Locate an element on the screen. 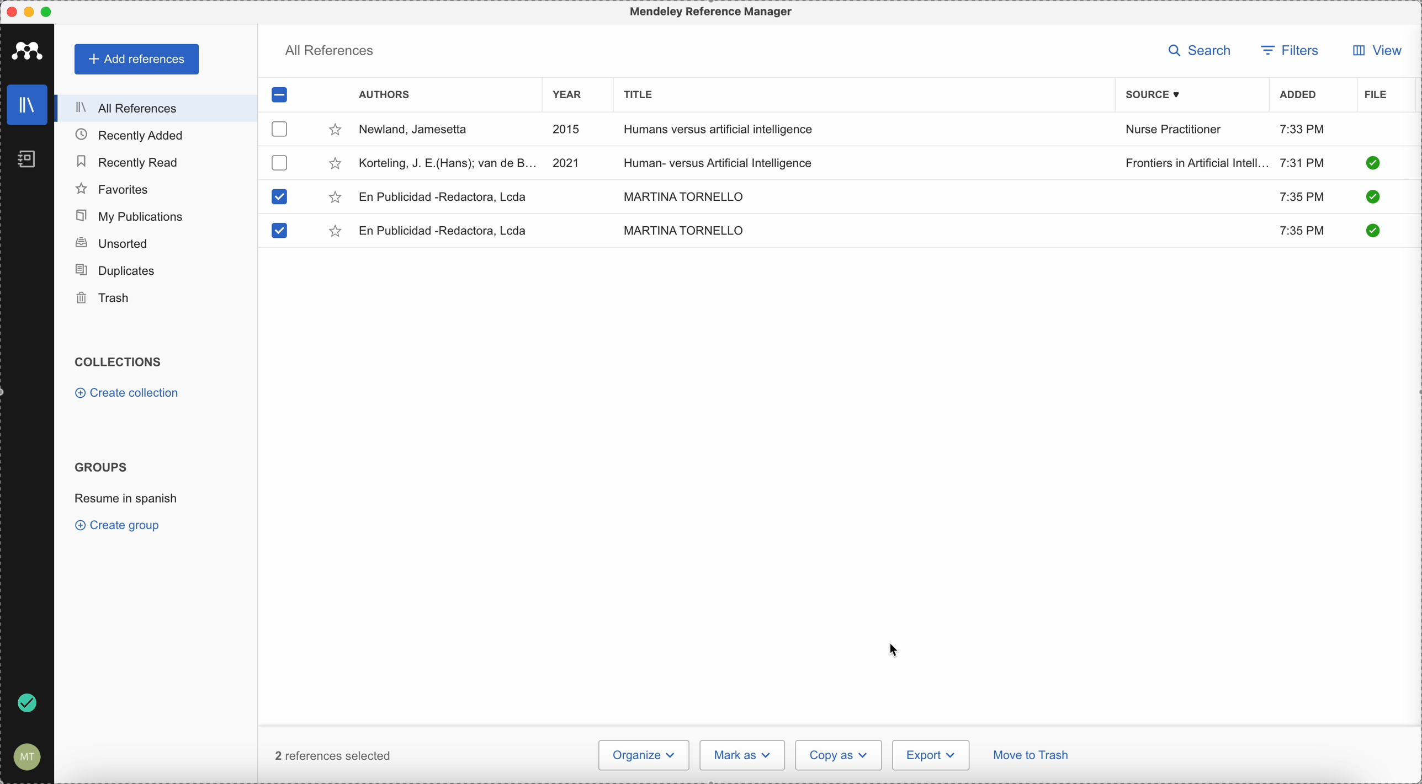 Image resolution: width=1422 pixels, height=784 pixels. Nurse Practitioner is located at coordinates (1176, 130).